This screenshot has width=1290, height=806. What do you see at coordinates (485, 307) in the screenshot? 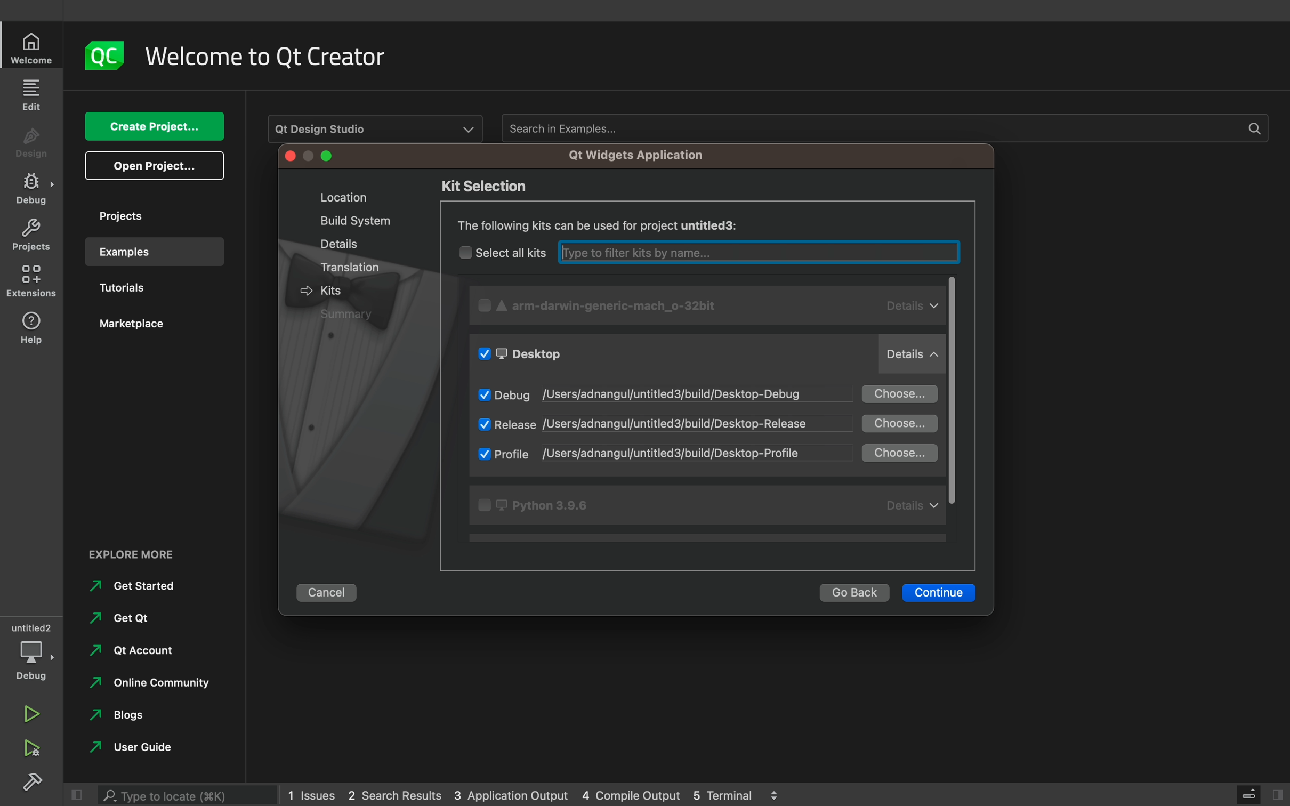
I see `check button` at bounding box center [485, 307].